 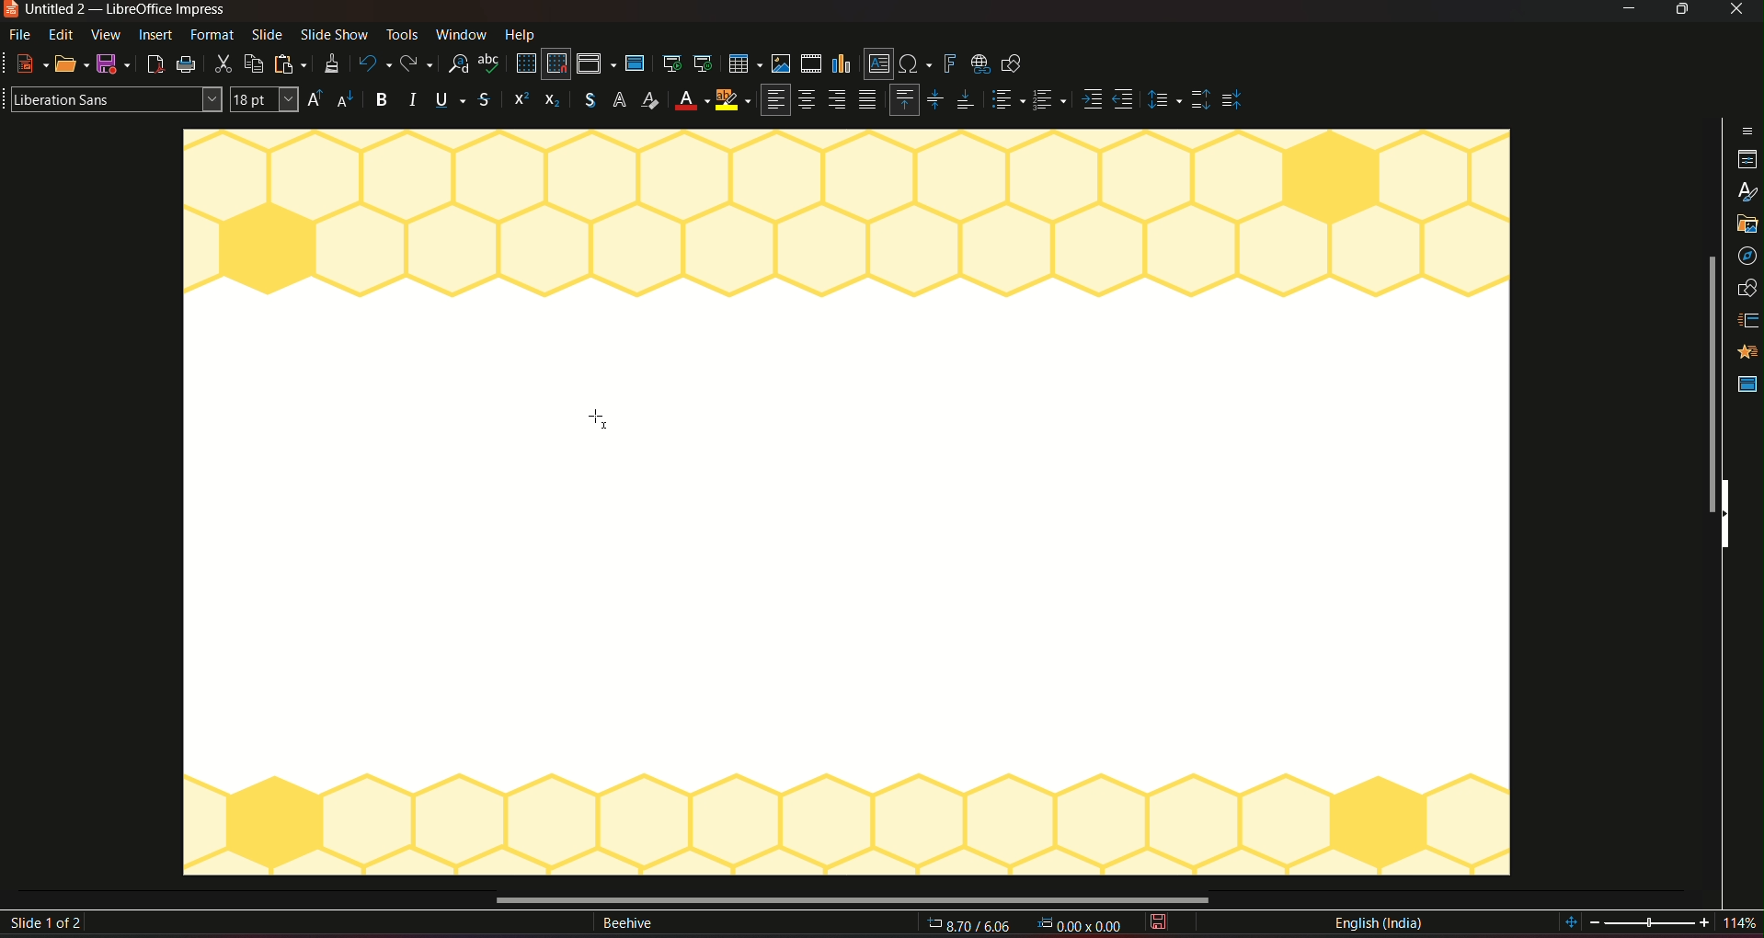 I want to click on format, so click(x=212, y=35).